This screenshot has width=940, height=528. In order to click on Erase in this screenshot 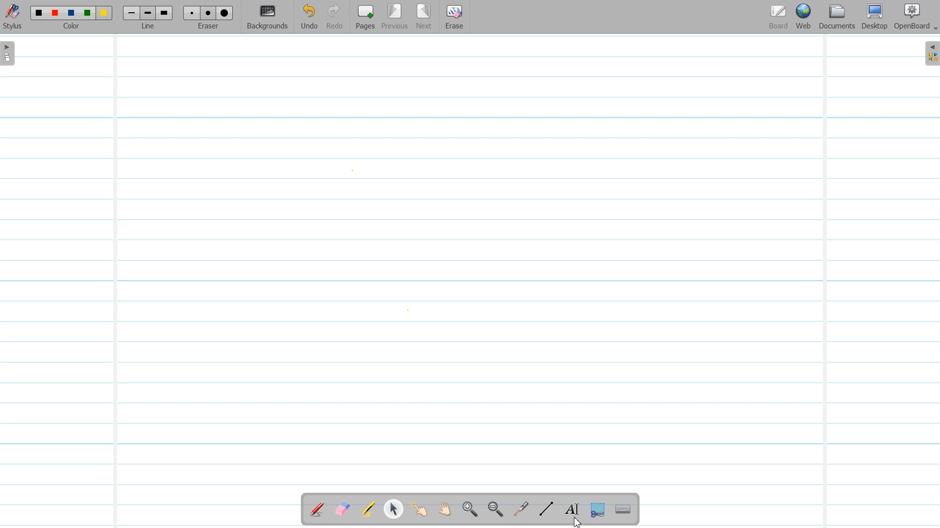, I will do `click(453, 17)`.